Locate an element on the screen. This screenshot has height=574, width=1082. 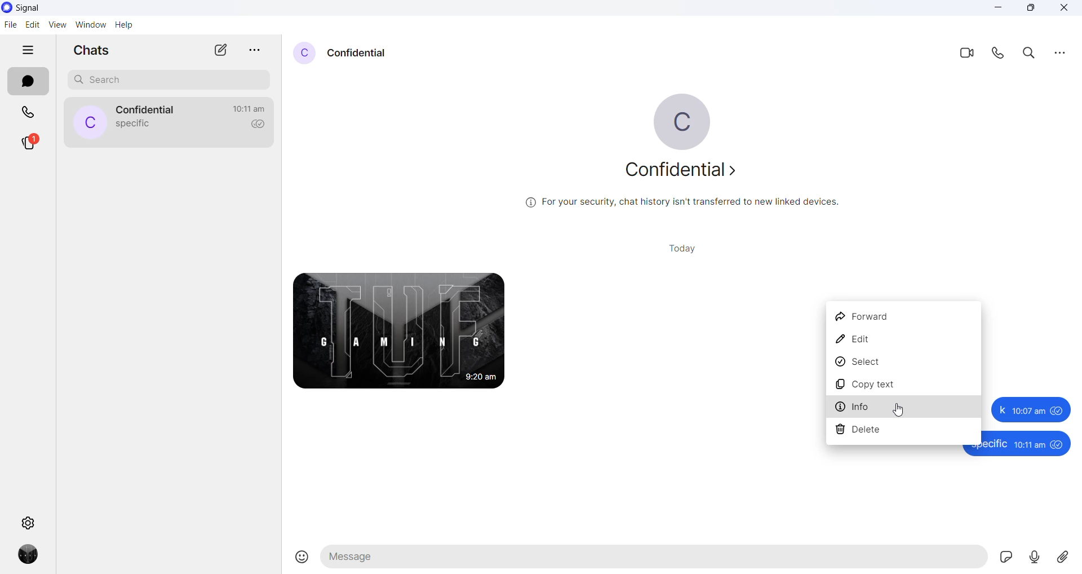
minimize is located at coordinates (1000, 8).